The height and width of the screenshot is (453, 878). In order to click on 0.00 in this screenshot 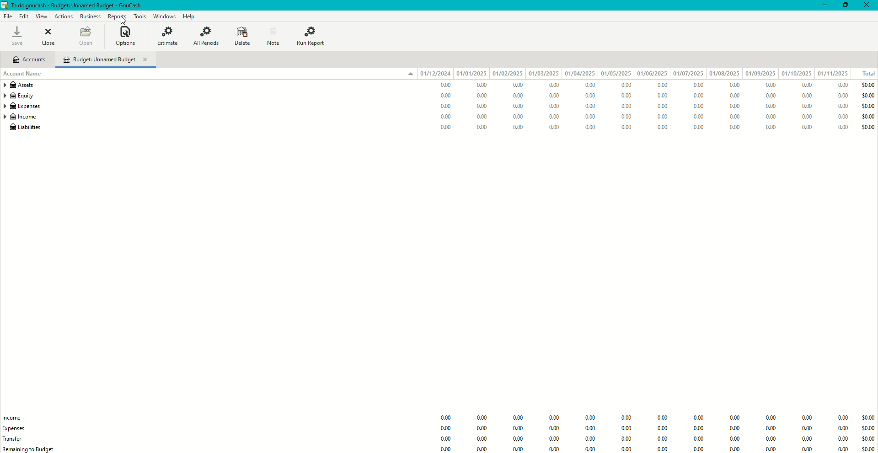, I will do `click(806, 428)`.